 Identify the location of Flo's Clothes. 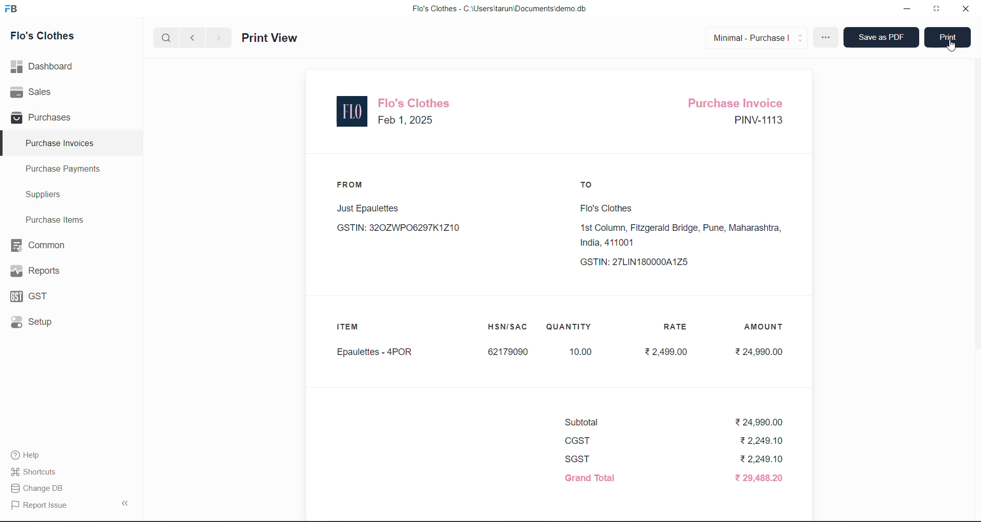
(49, 37).